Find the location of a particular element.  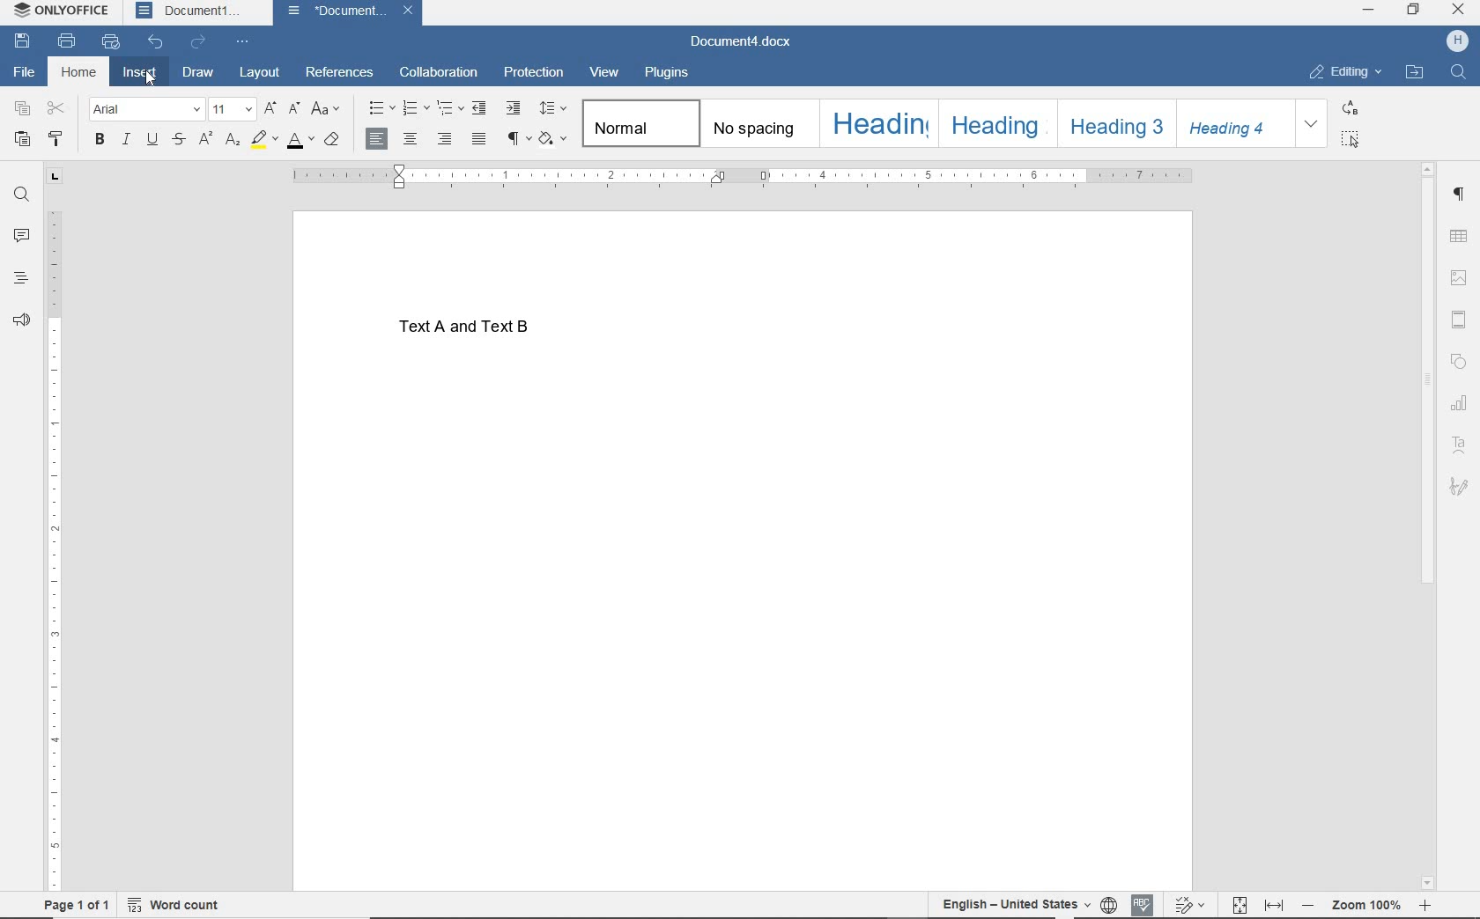

TABLE is located at coordinates (1459, 237).